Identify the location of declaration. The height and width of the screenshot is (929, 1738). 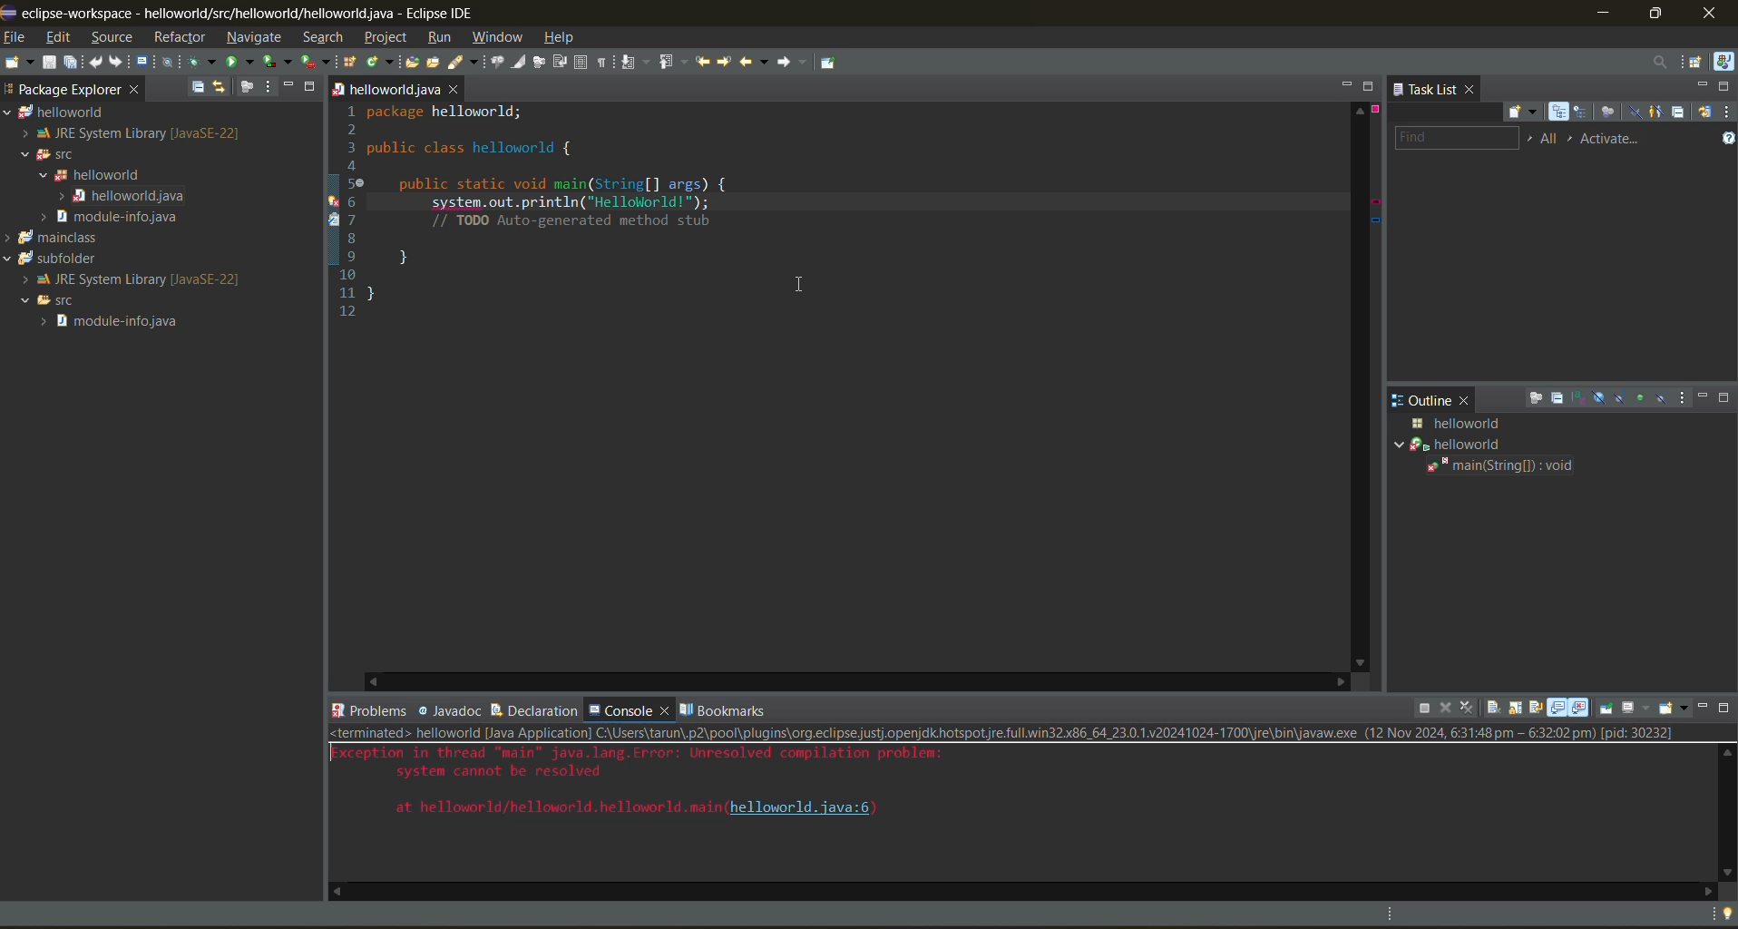
(537, 710).